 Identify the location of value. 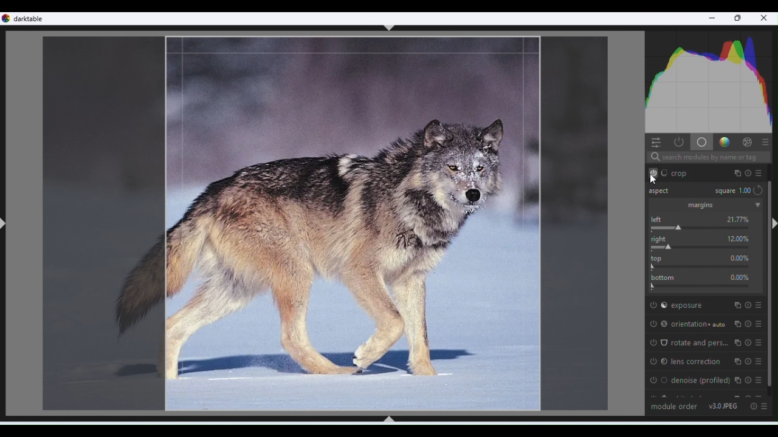
(738, 219).